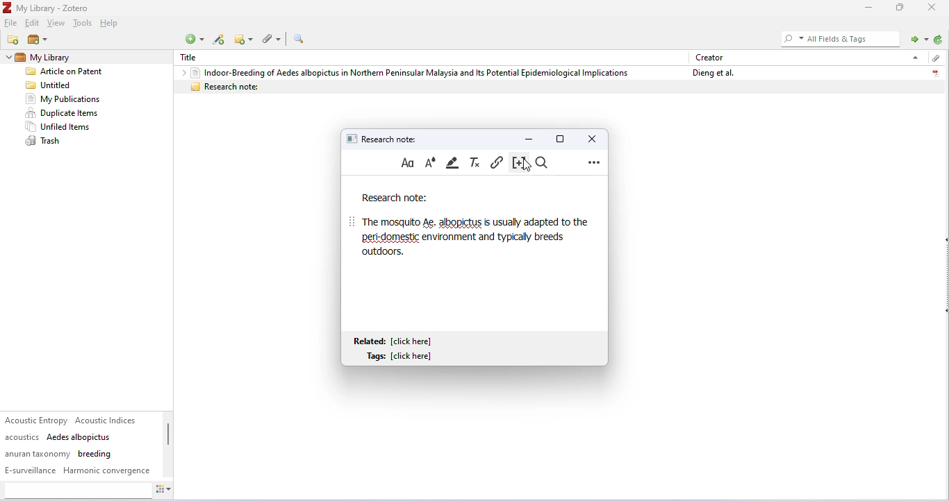 This screenshot has height=501, width=949. Describe the element at coordinates (710, 57) in the screenshot. I see `creator` at that location.